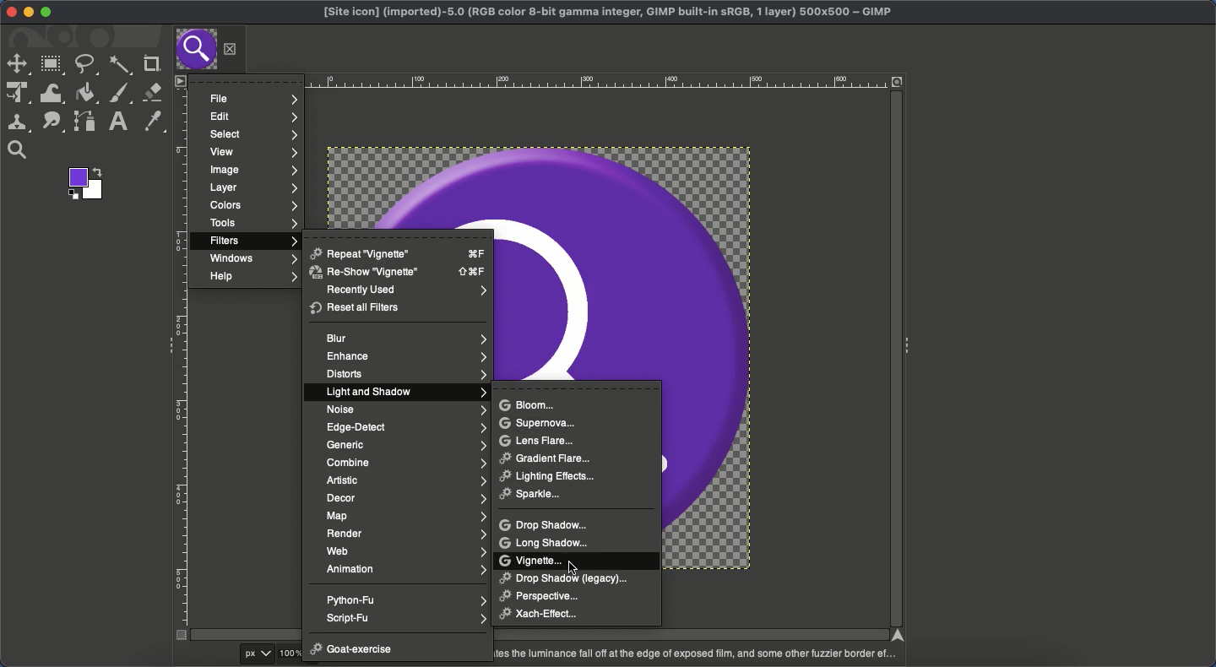  What do you see at coordinates (537, 423) in the screenshot?
I see `Supemova` at bounding box center [537, 423].